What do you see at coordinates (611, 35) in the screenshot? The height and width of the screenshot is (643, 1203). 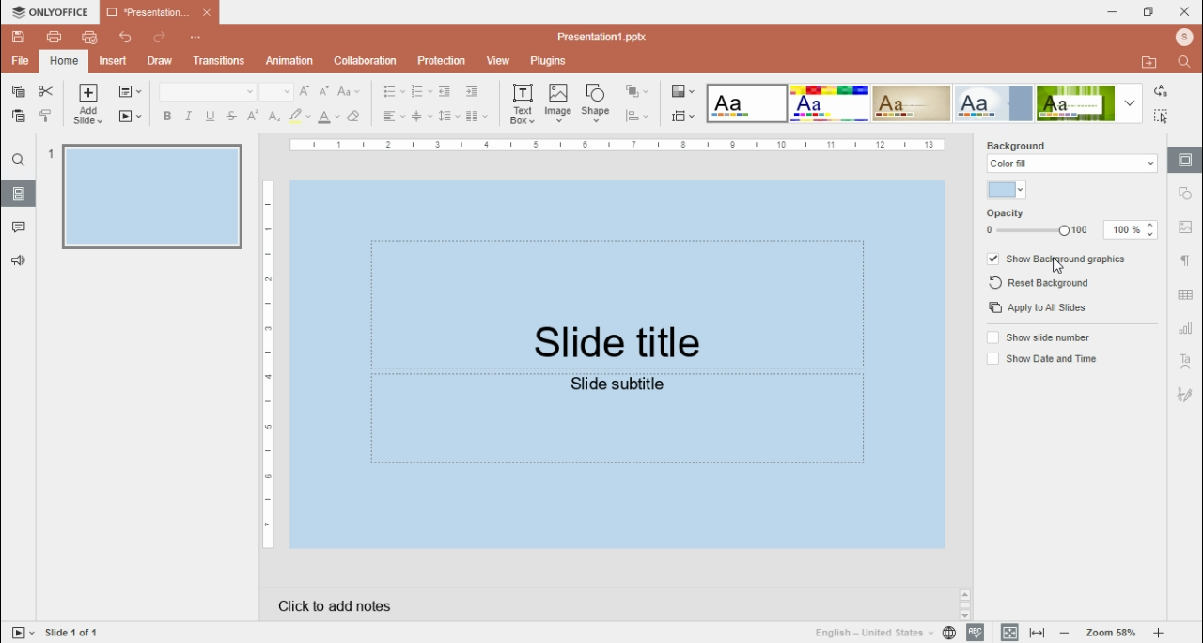 I see `file name` at bounding box center [611, 35].